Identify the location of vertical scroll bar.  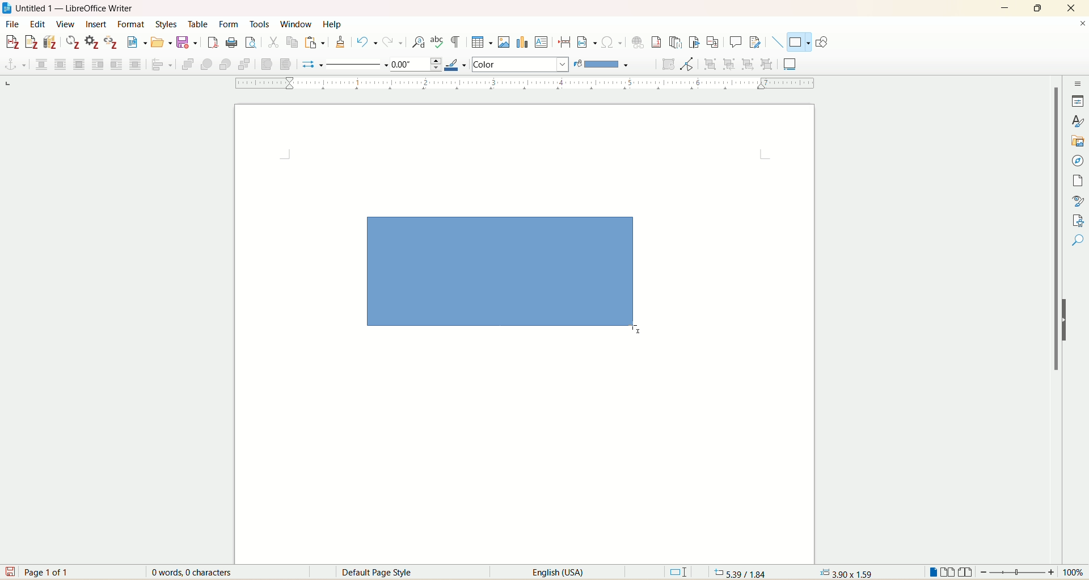
(1054, 311).